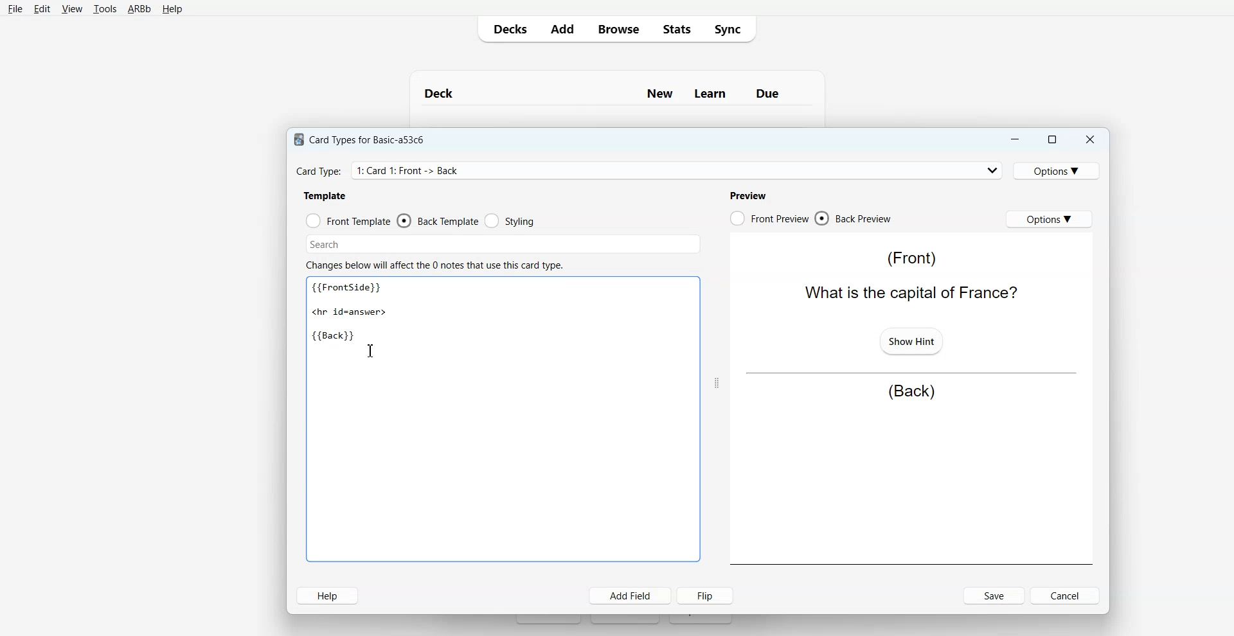 Image resolution: width=1234 pixels, height=636 pixels. What do you see at coordinates (910, 340) in the screenshot?
I see `Show Hint` at bounding box center [910, 340].